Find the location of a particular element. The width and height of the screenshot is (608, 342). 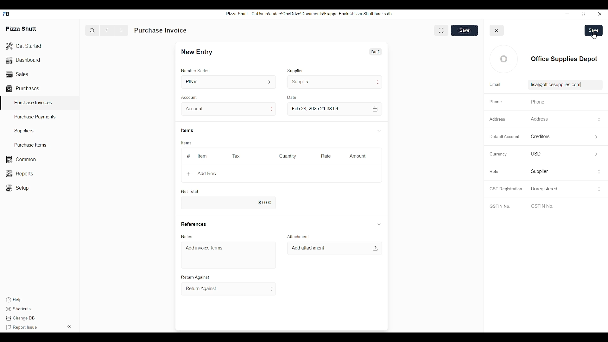

Common is located at coordinates (21, 160).